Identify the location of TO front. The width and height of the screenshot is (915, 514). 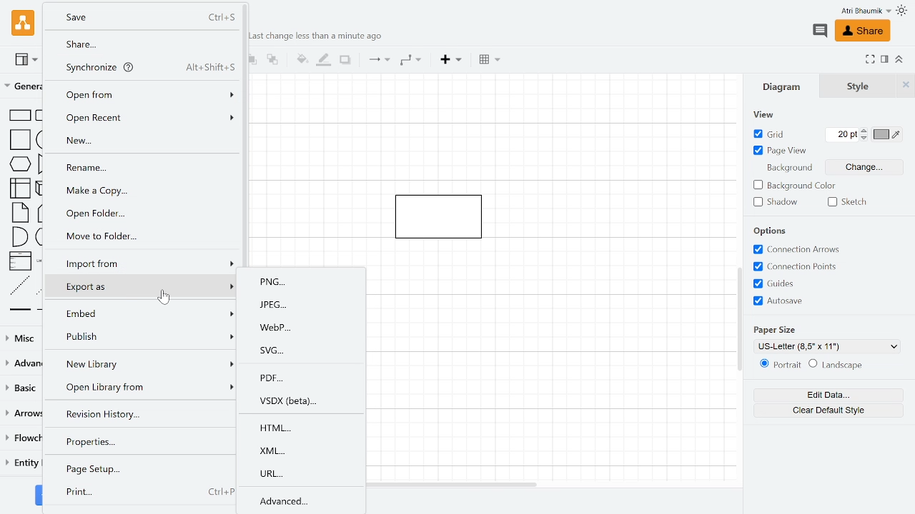
(252, 61).